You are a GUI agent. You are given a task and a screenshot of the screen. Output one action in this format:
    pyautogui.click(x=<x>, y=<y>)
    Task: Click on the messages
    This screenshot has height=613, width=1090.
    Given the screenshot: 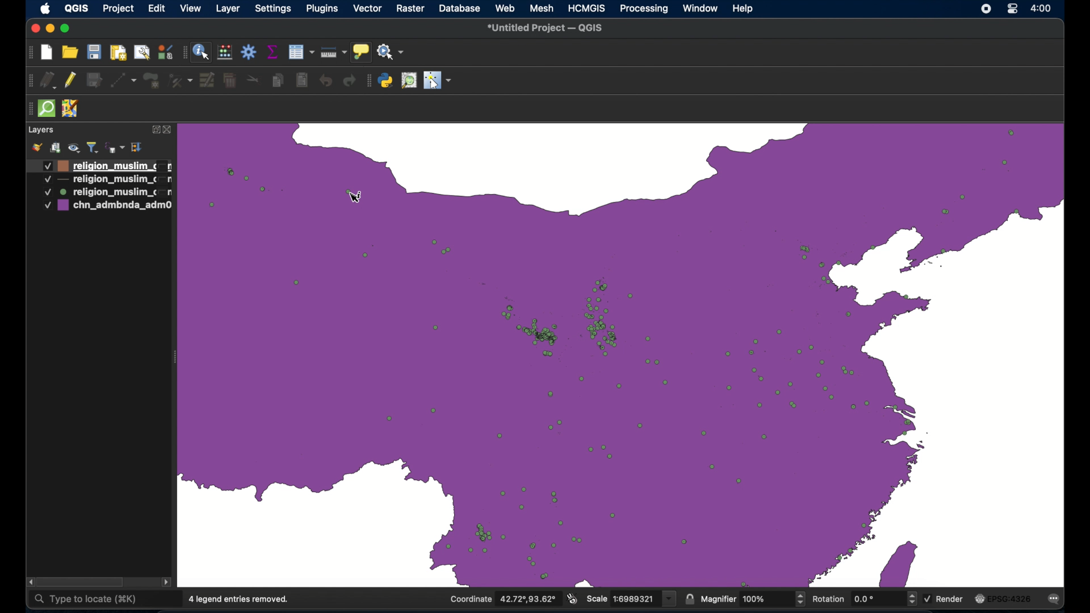 What is the action you would take?
    pyautogui.click(x=1056, y=599)
    